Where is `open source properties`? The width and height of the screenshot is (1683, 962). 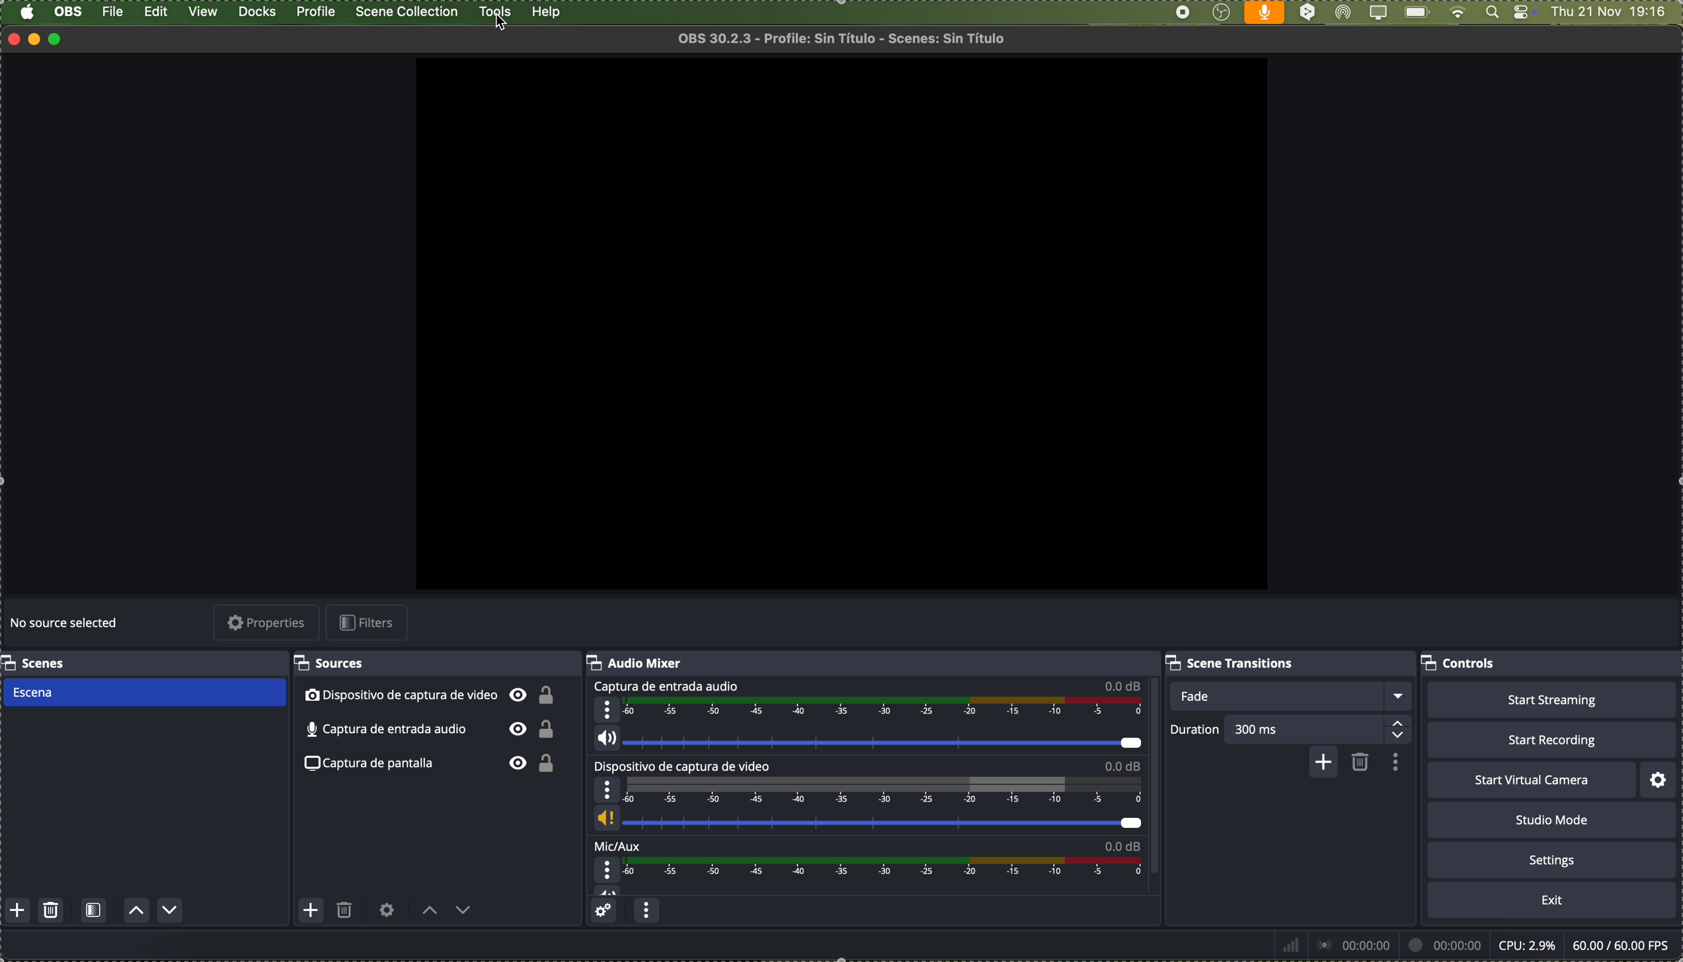 open source properties is located at coordinates (387, 910).